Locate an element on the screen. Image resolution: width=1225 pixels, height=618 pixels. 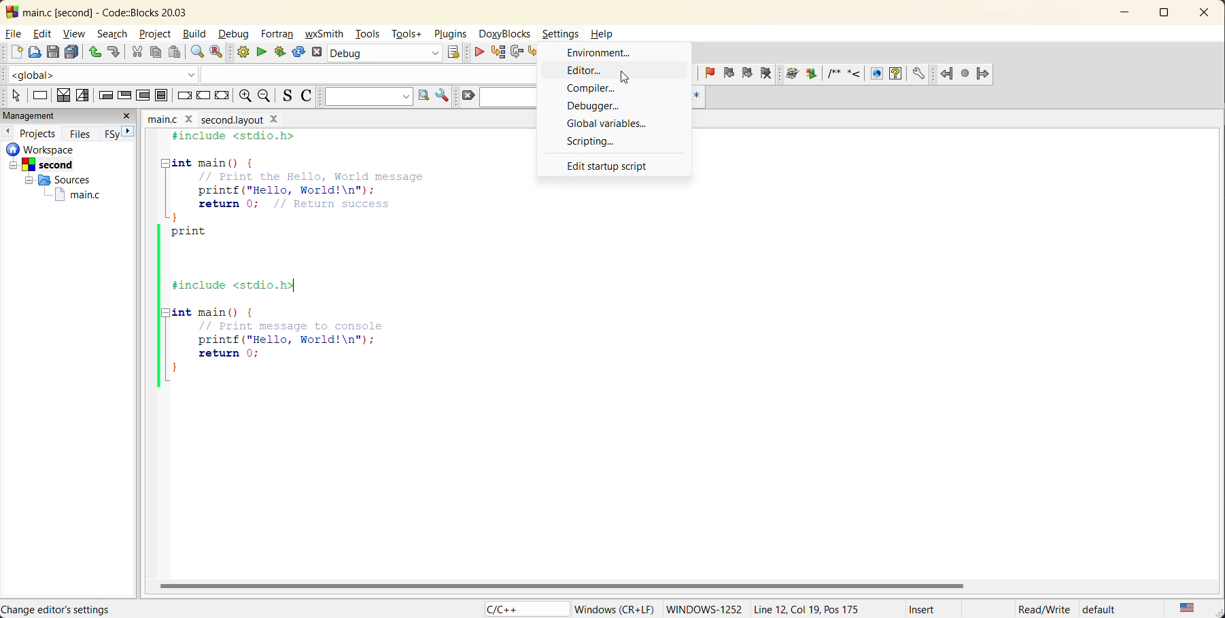
 is located at coordinates (41, 164).